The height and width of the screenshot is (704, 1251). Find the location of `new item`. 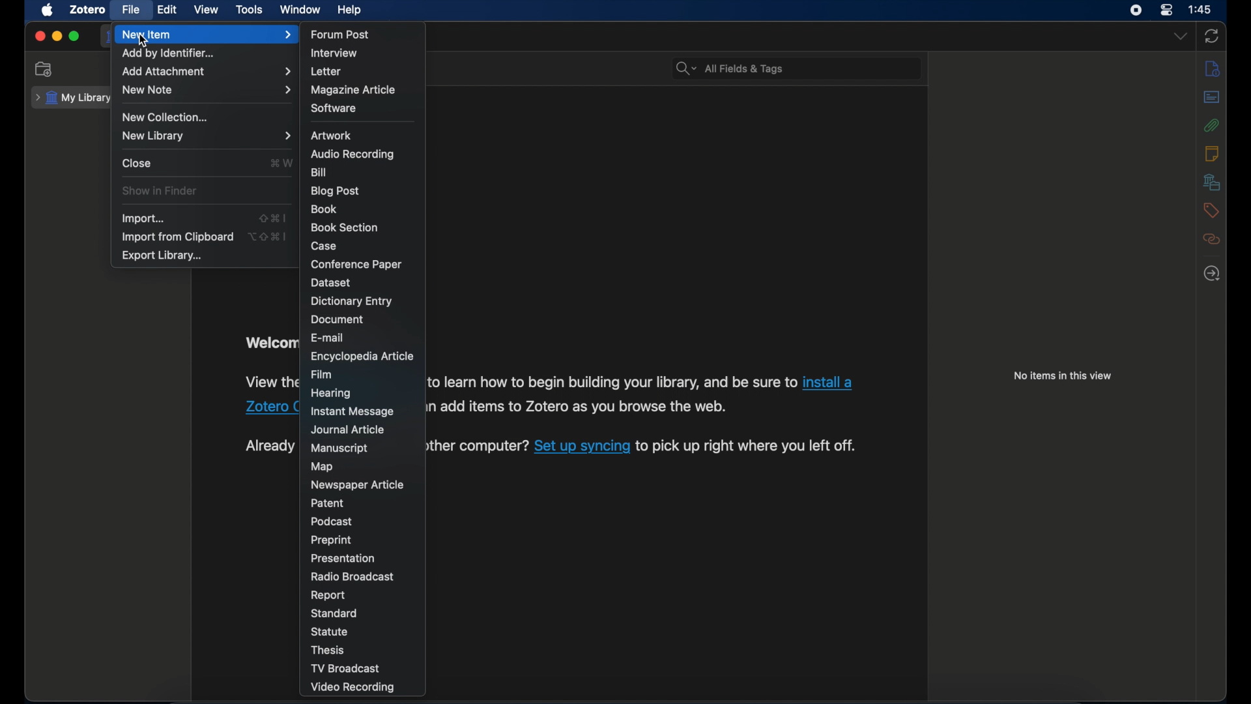

new item is located at coordinates (207, 35).